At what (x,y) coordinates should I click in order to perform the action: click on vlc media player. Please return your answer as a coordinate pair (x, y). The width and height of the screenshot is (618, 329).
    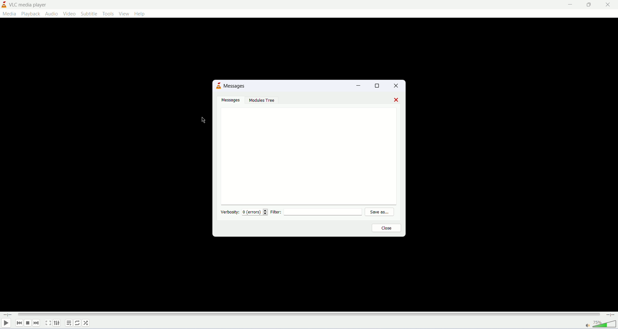
    Looking at the image, I should click on (27, 5).